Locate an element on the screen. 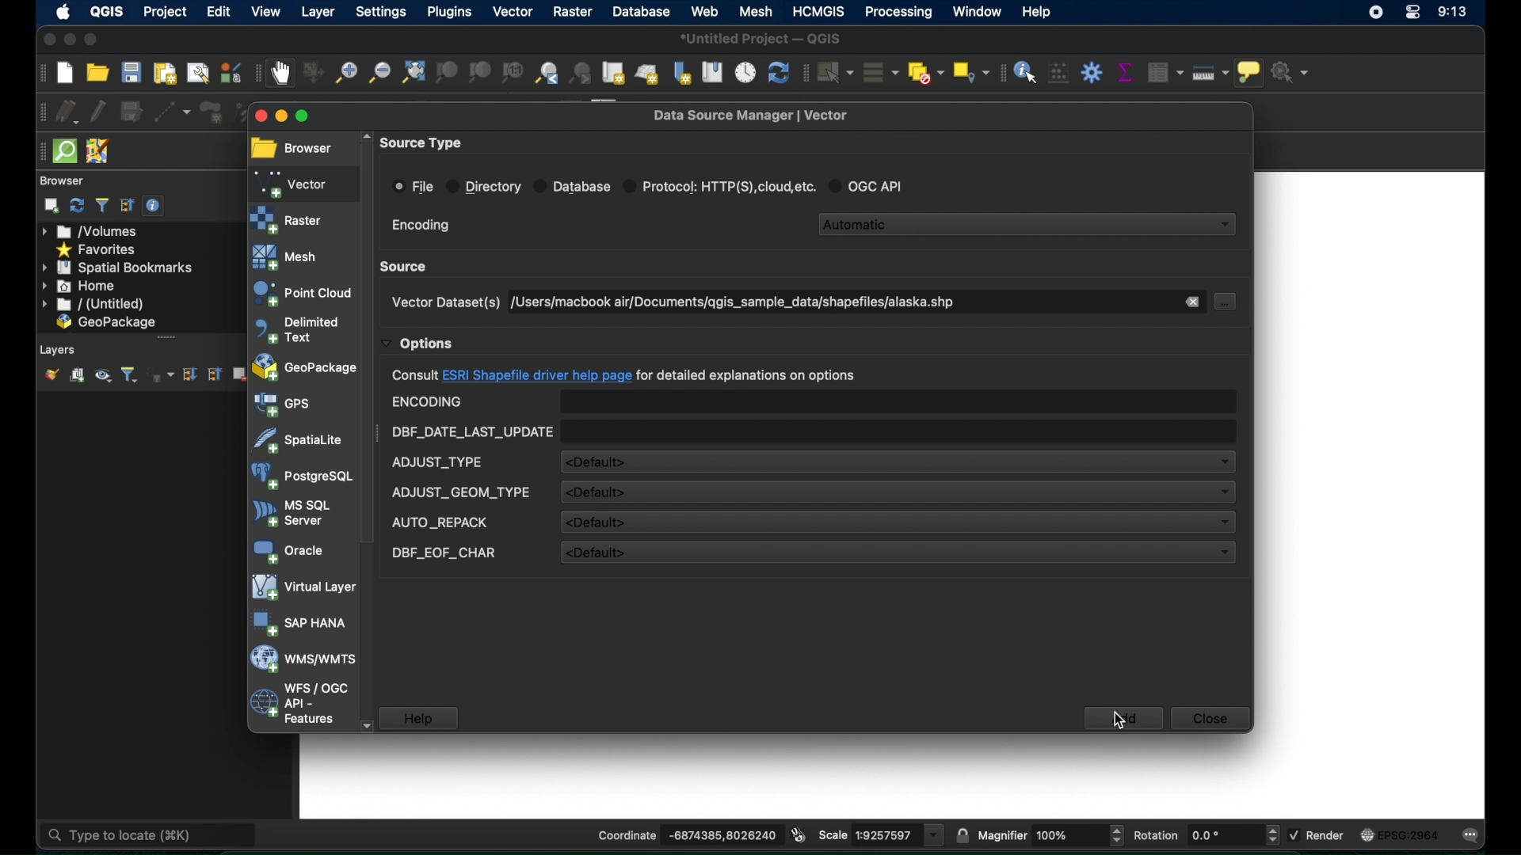 The width and height of the screenshot is (1521, 855). project is located at coordinates (166, 12).